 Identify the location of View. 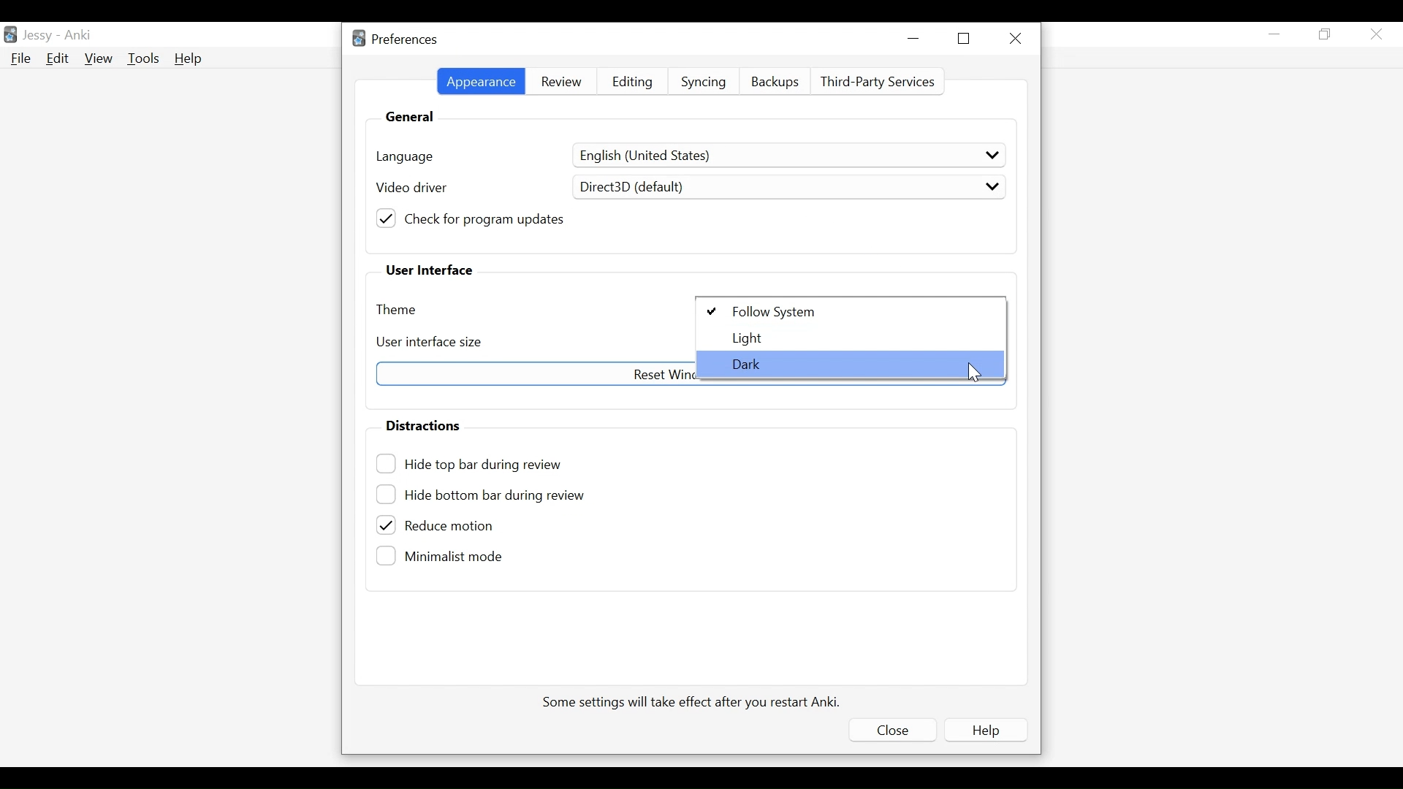
(97, 57).